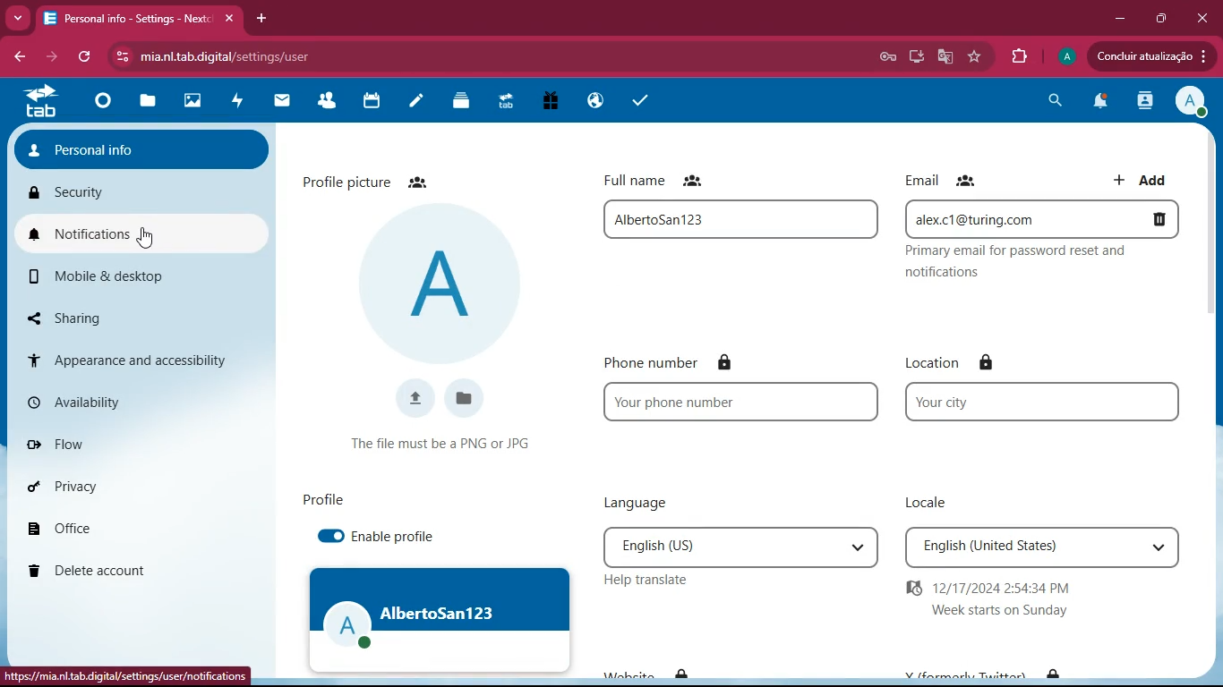 The height and width of the screenshot is (687, 1223). What do you see at coordinates (546, 103) in the screenshot?
I see `gift` at bounding box center [546, 103].